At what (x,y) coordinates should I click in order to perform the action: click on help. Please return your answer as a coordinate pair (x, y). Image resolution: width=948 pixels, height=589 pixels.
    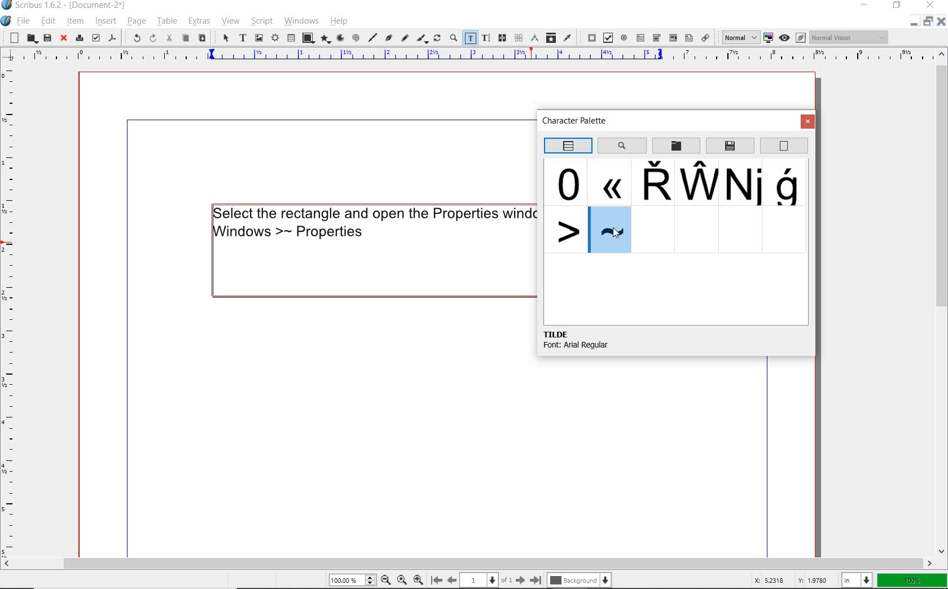
    Looking at the image, I should click on (339, 21).